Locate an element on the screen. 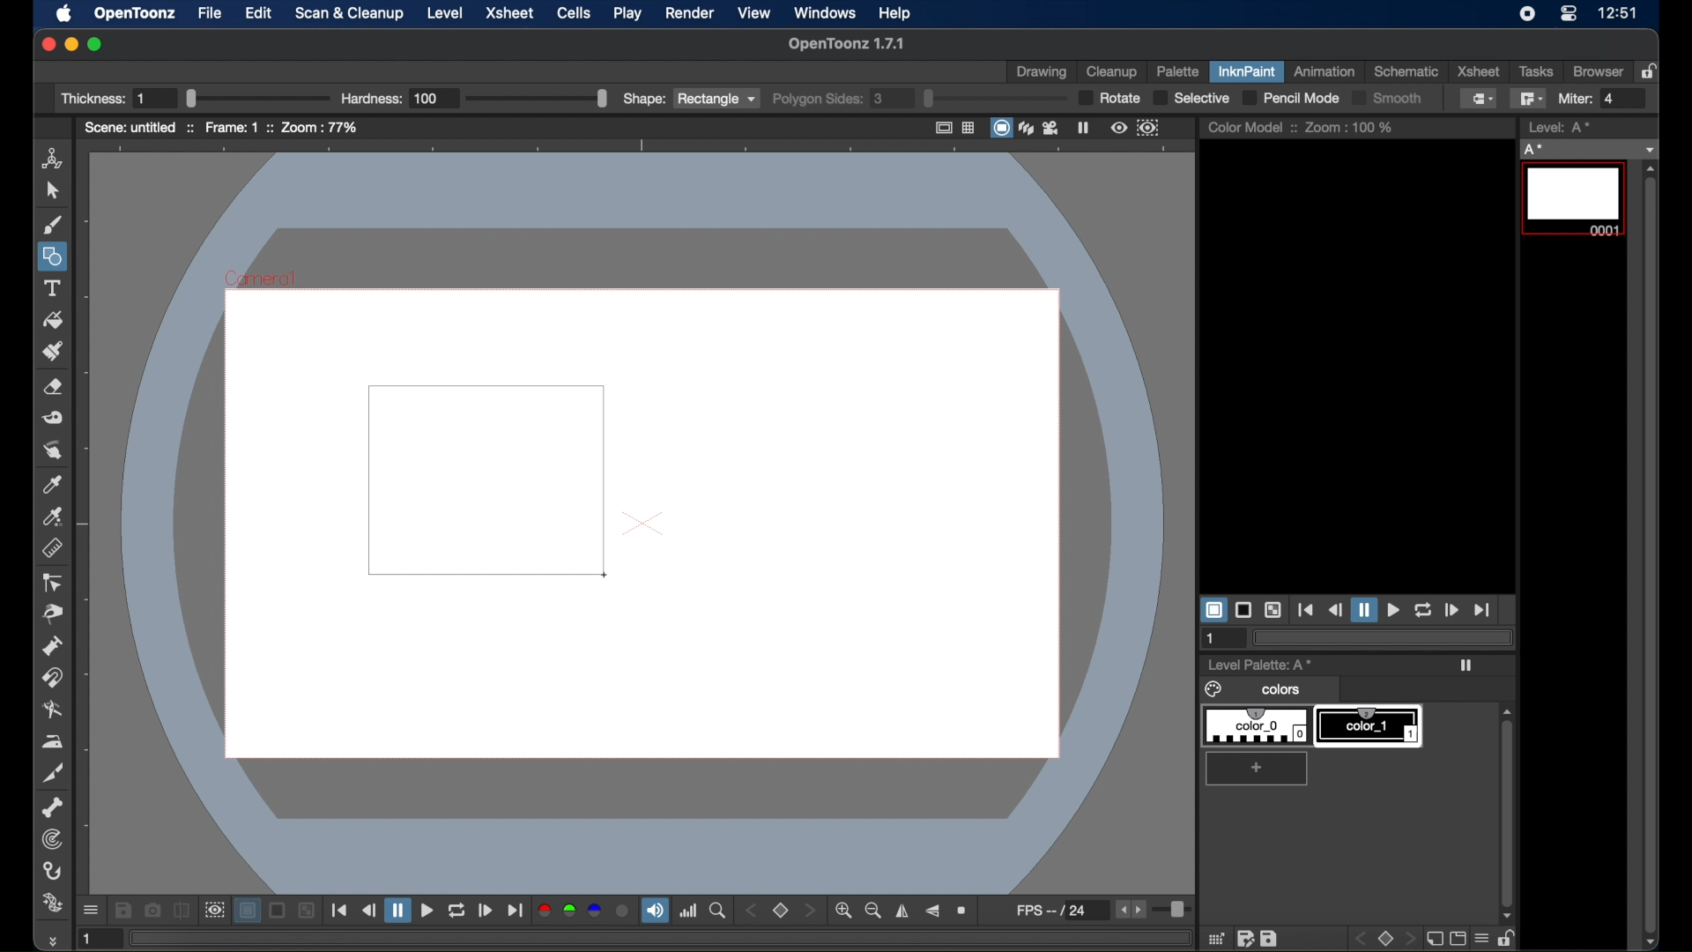 Image resolution: width=1692 pixels, height=952 pixels. polygon sides is located at coordinates (917, 99).